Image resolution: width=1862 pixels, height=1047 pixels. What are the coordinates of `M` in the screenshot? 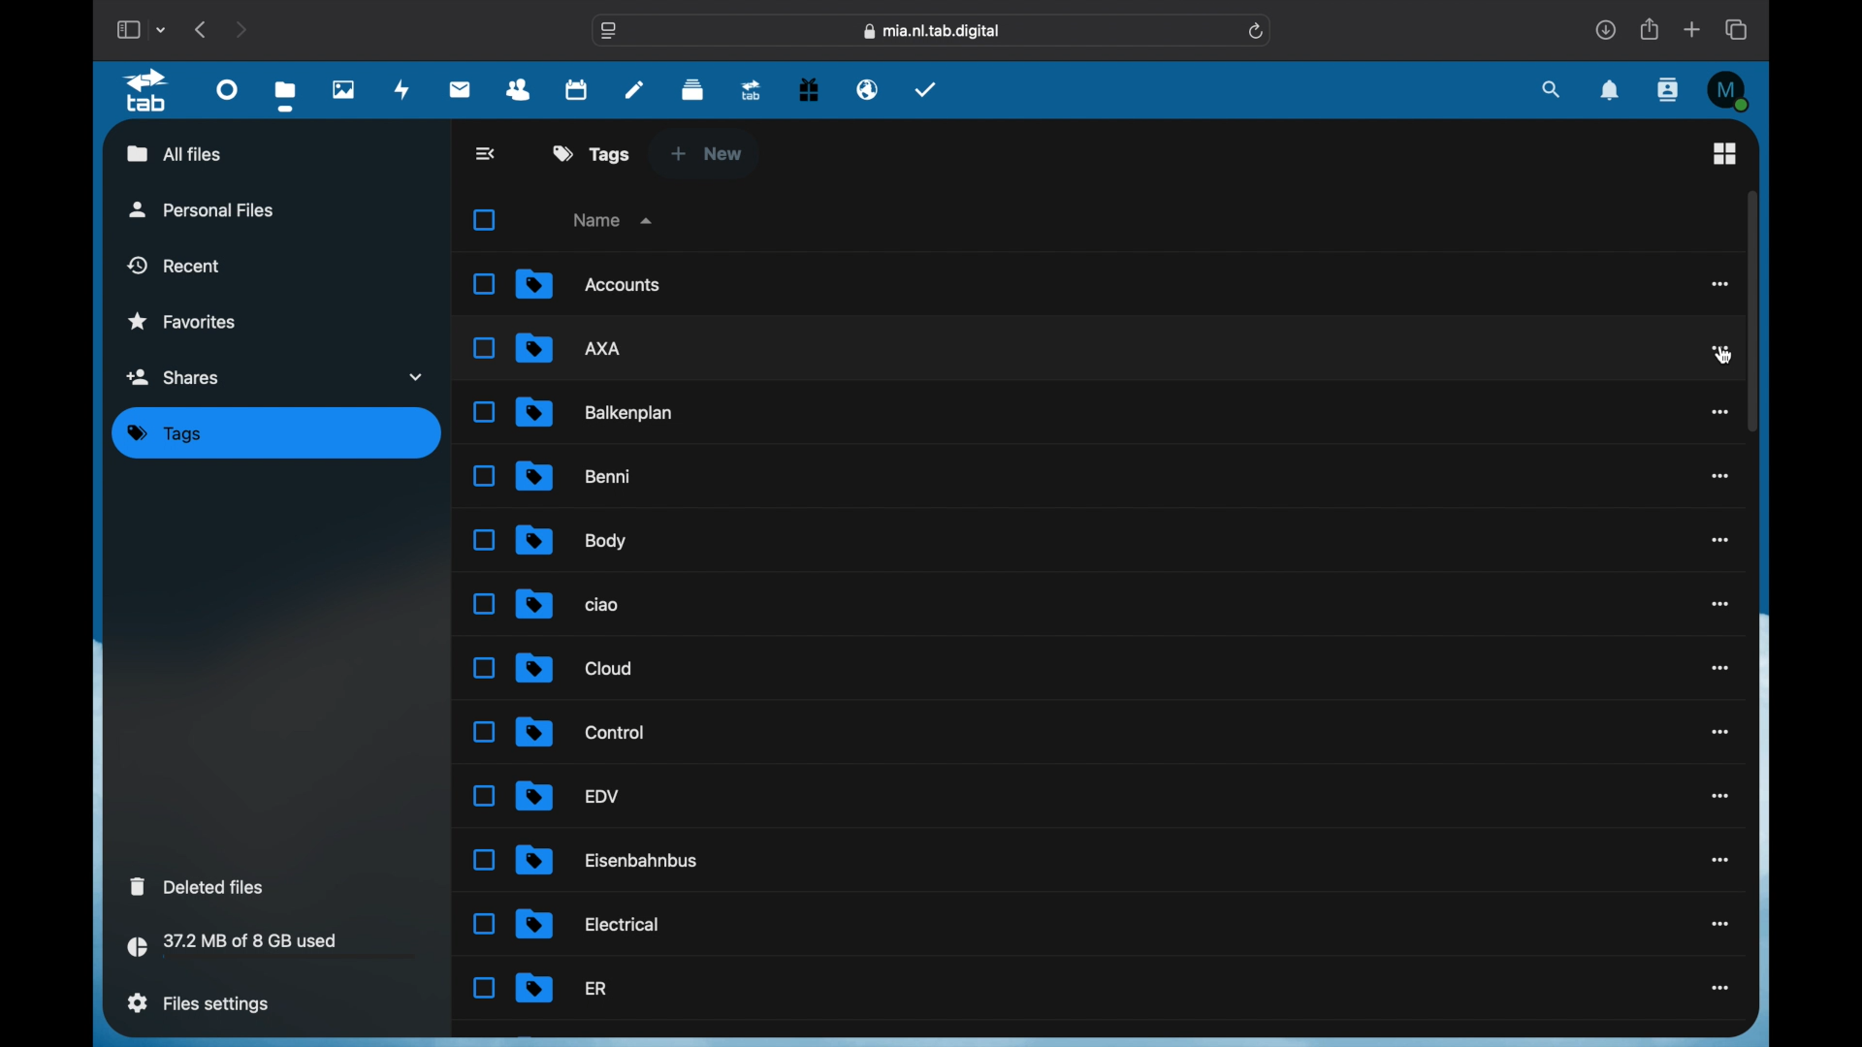 It's located at (1730, 91).